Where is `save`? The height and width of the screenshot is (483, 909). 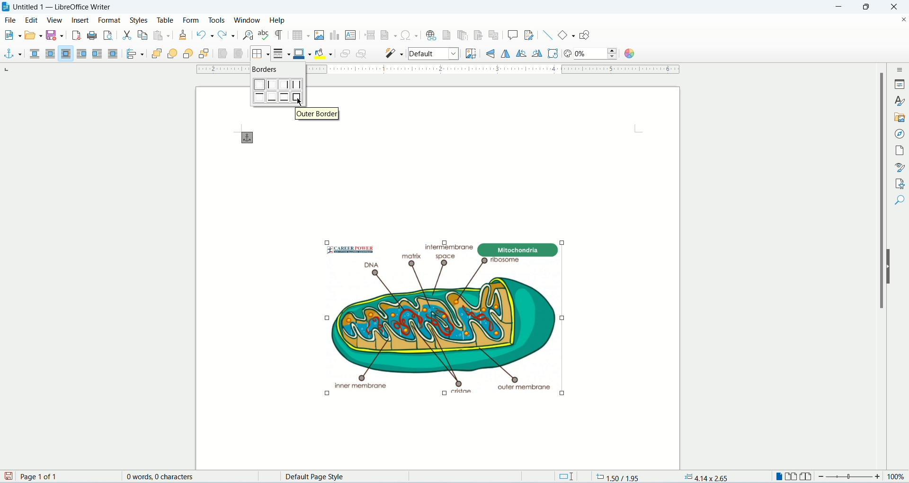 save is located at coordinates (54, 35).